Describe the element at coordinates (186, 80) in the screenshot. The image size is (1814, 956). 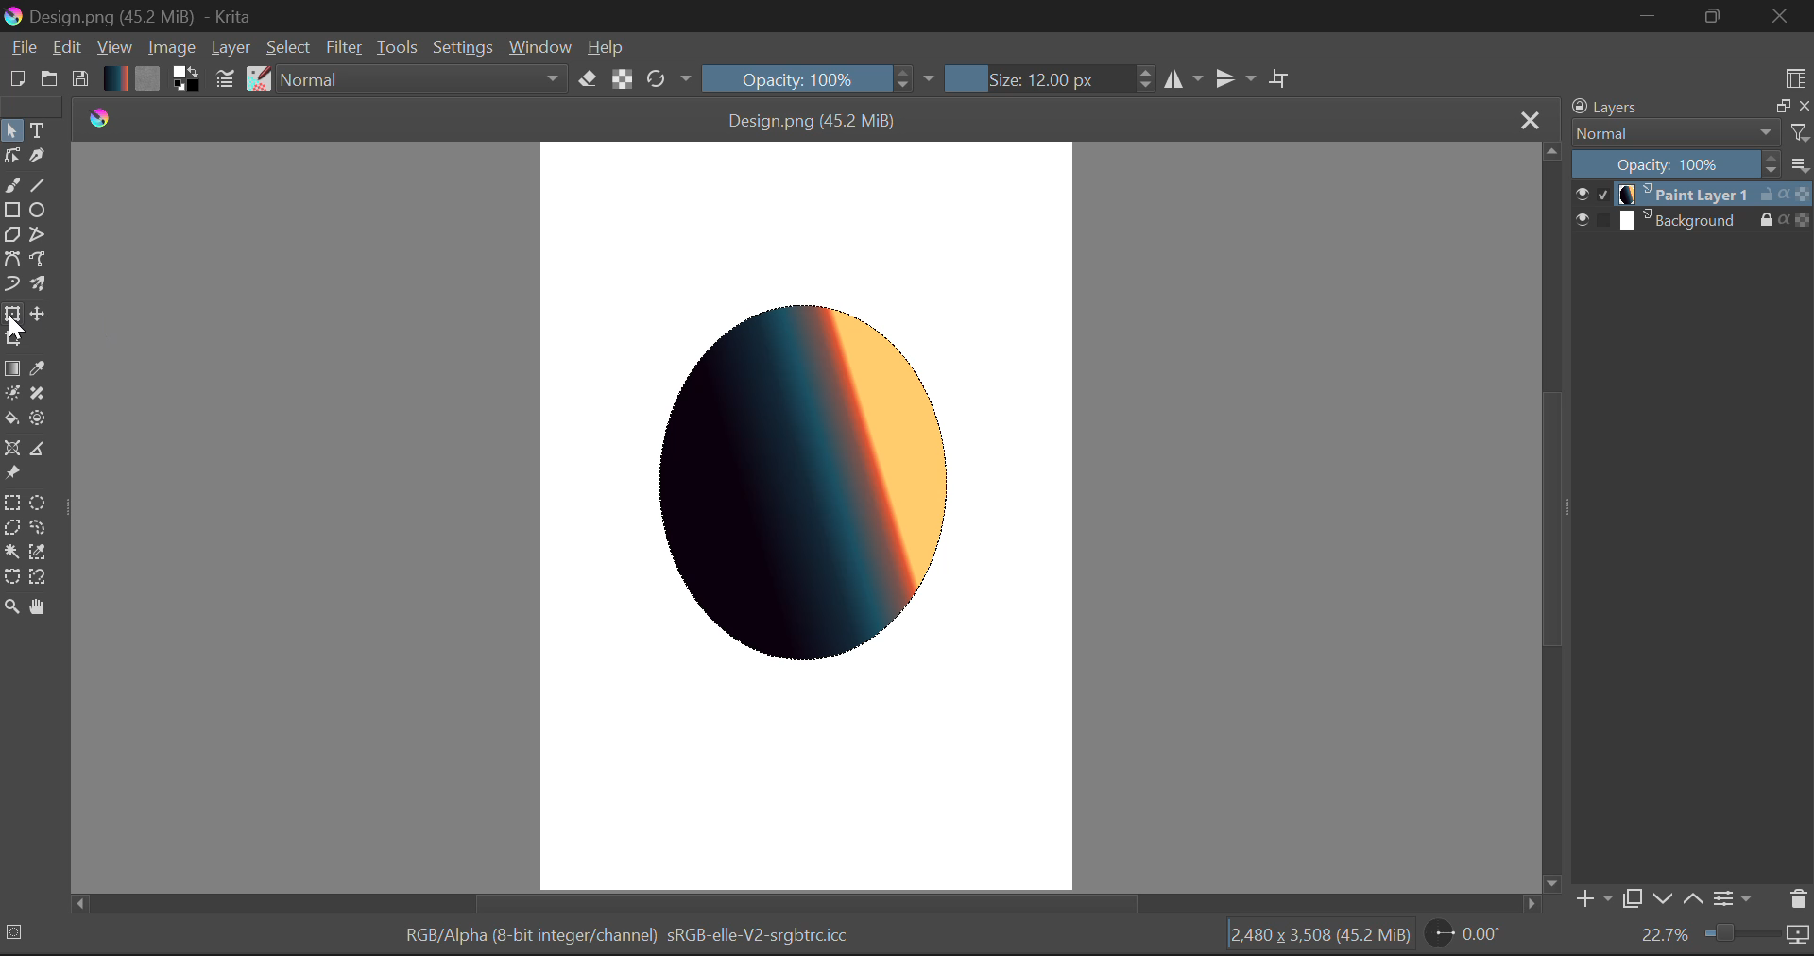
I see `Colors in use` at that location.